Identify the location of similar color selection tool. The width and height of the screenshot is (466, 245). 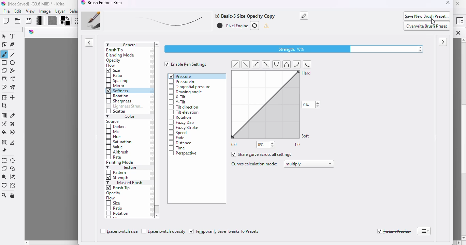
(13, 177).